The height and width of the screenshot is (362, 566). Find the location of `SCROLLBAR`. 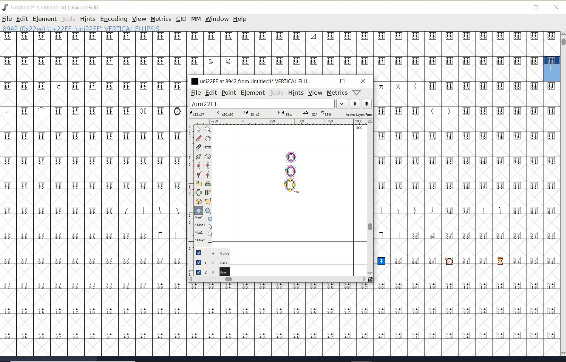

SCROLLBAR is located at coordinates (563, 195).